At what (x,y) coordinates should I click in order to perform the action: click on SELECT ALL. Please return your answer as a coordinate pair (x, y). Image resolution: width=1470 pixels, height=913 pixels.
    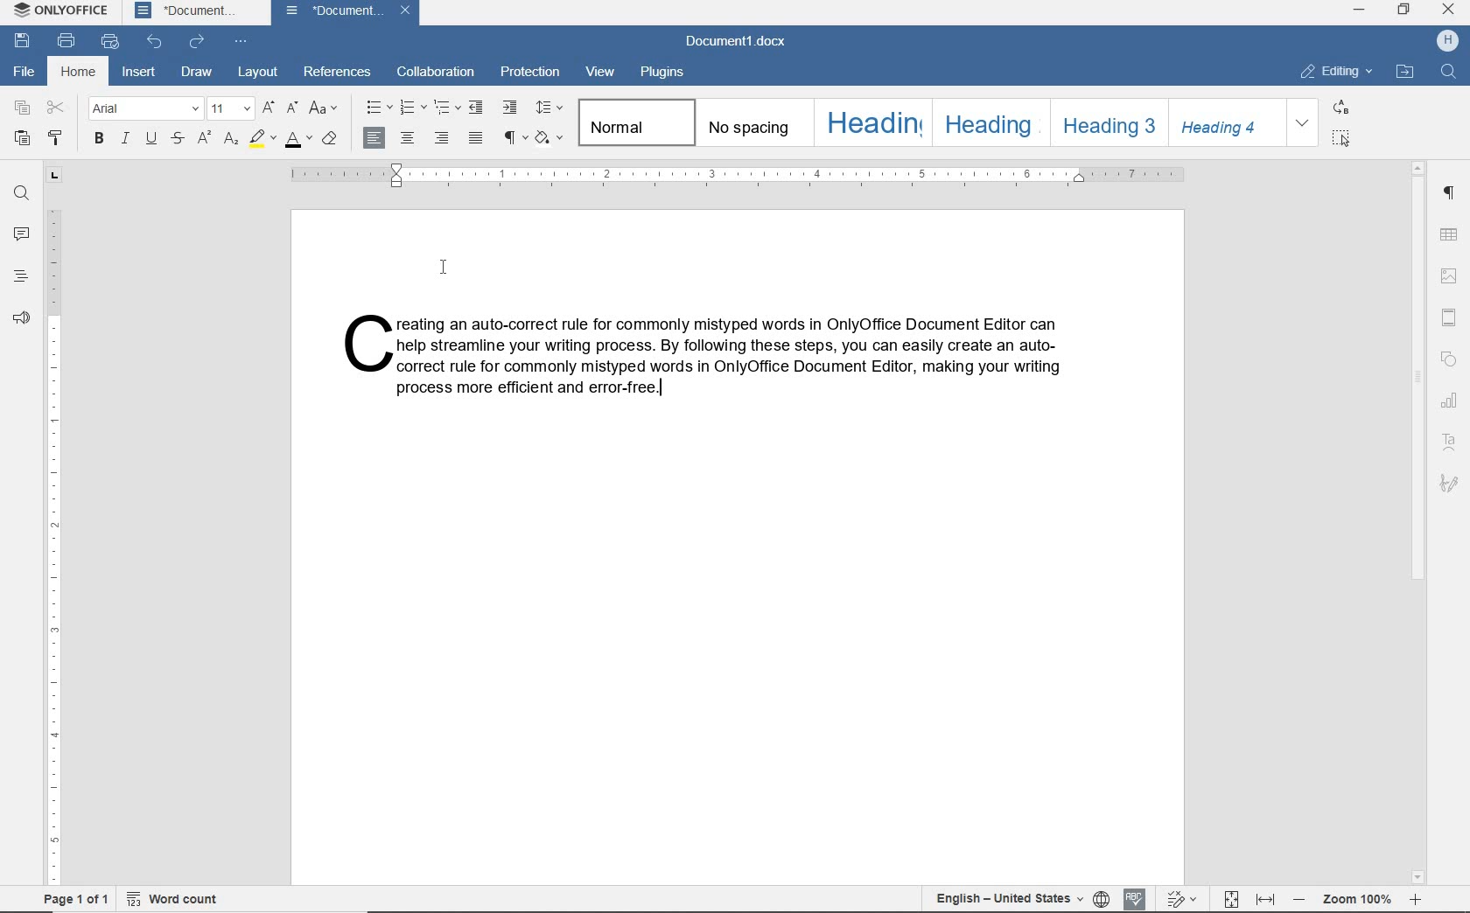
    Looking at the image, I should click on (1342, 139).